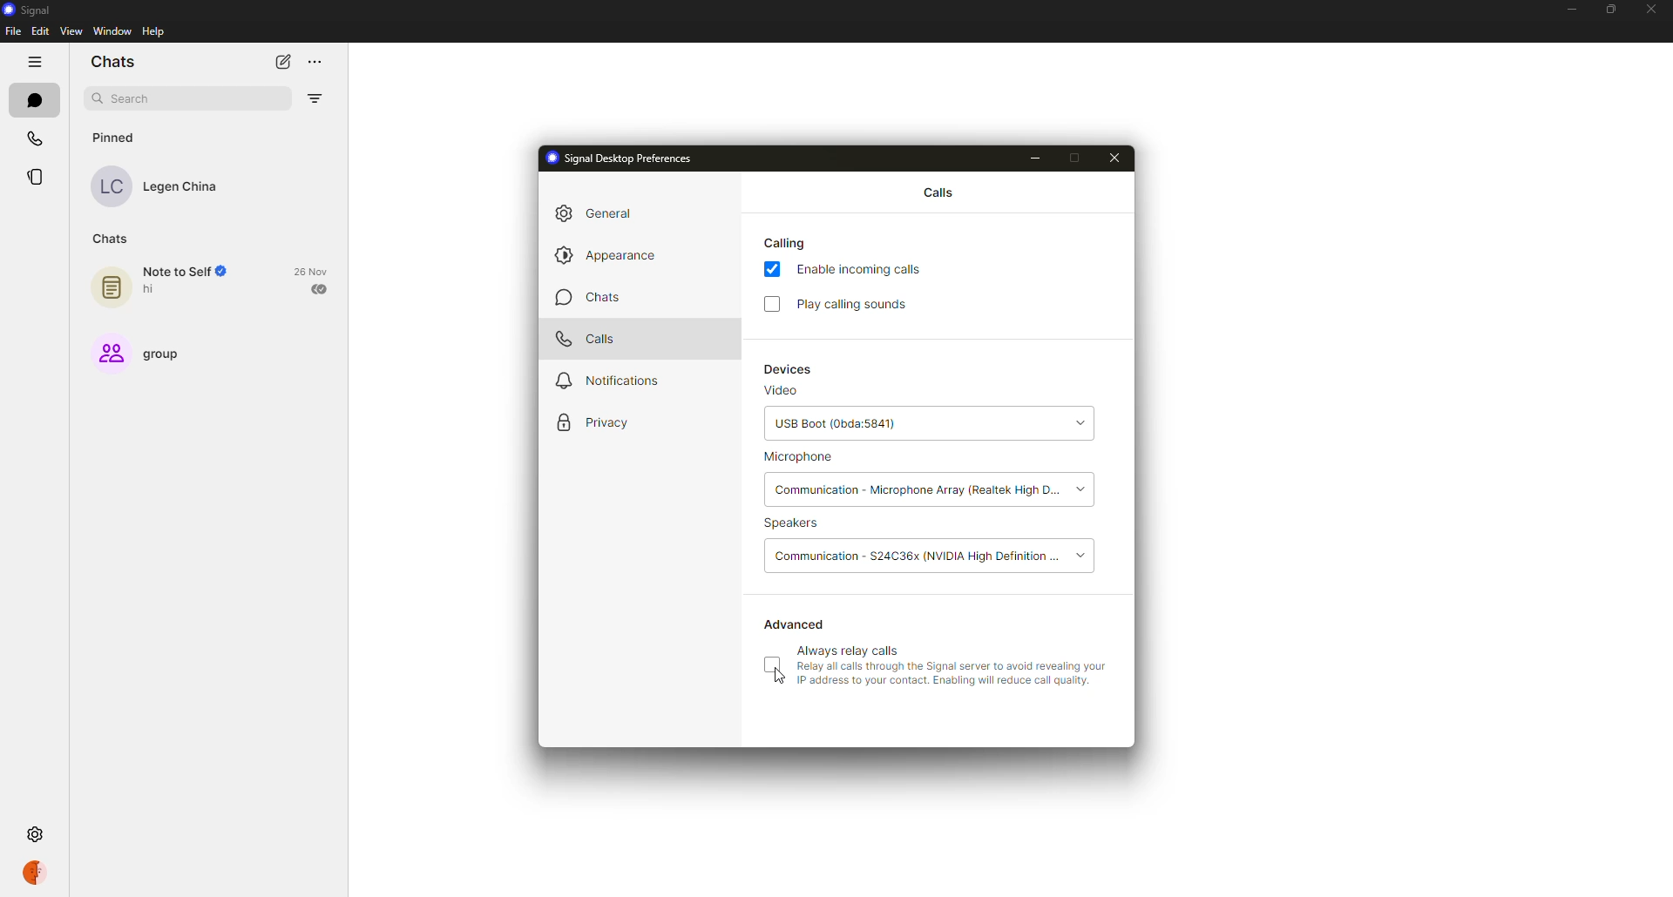 The width and height of the screenshot is (1673, 897). Describe the element at coordinates (1078, 158) in the screenshot. I see `maximize` at that location.